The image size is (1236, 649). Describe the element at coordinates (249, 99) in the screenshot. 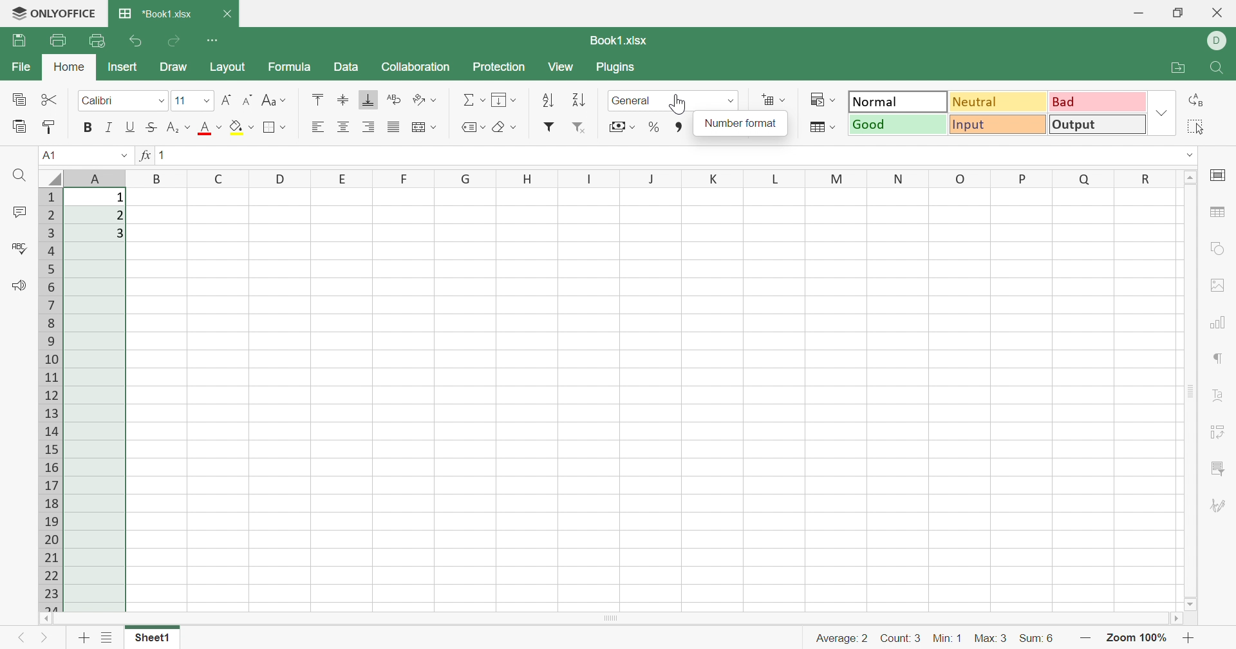

I see `Increment size` at that location.